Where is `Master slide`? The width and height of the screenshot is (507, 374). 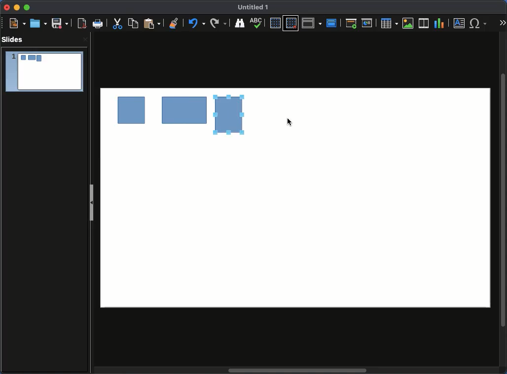 Master slide is located at coordinates (332, 23).